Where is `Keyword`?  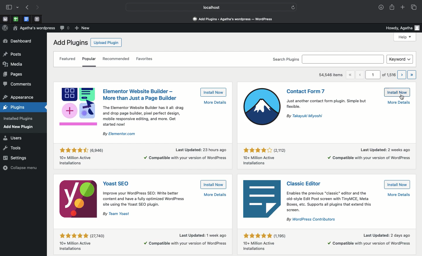 Keyword is located at coordinates (400, 59).